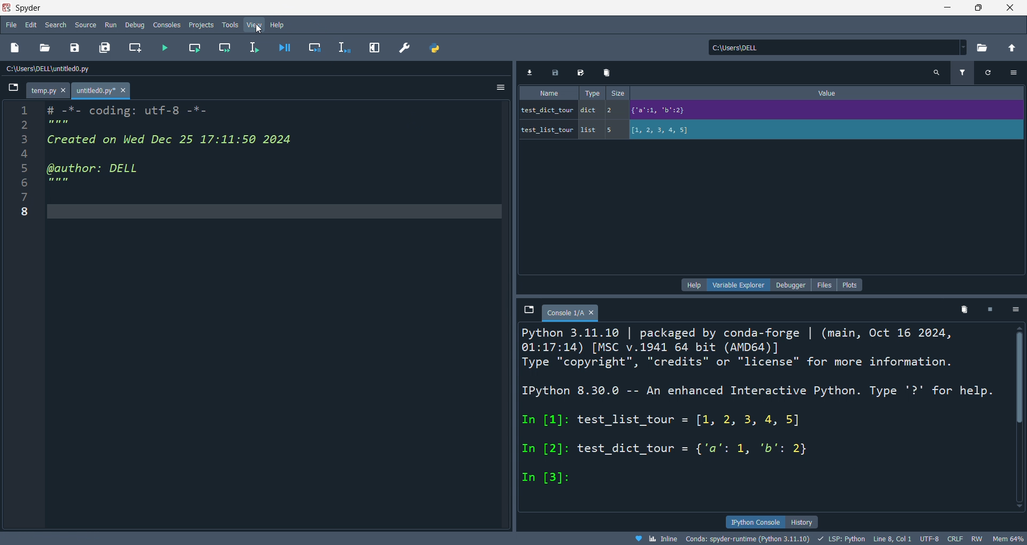  What do you see at coordinates (528, 310) in the screenshot?
I see `browse tabs` at bounding box center [528, 310].